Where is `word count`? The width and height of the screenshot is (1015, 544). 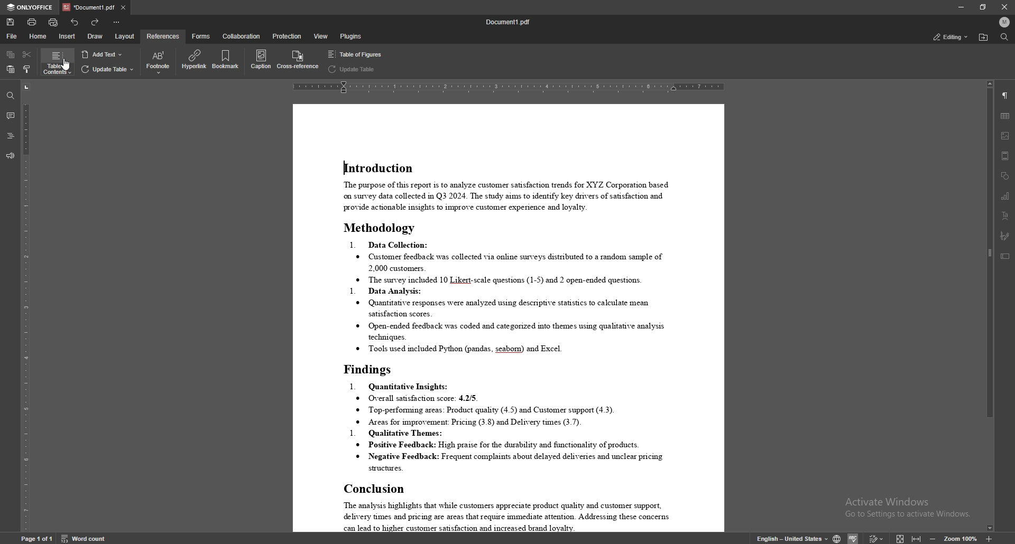
word count is located at coordinates (84, 538).